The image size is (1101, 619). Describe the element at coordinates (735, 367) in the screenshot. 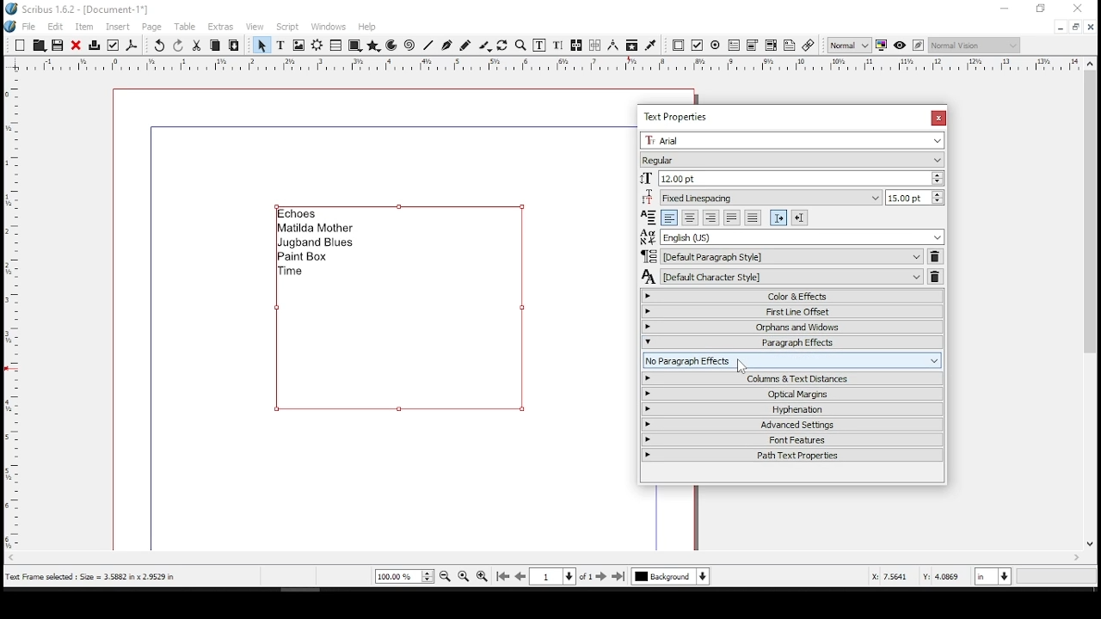

I see `mouse pointer` at that location.